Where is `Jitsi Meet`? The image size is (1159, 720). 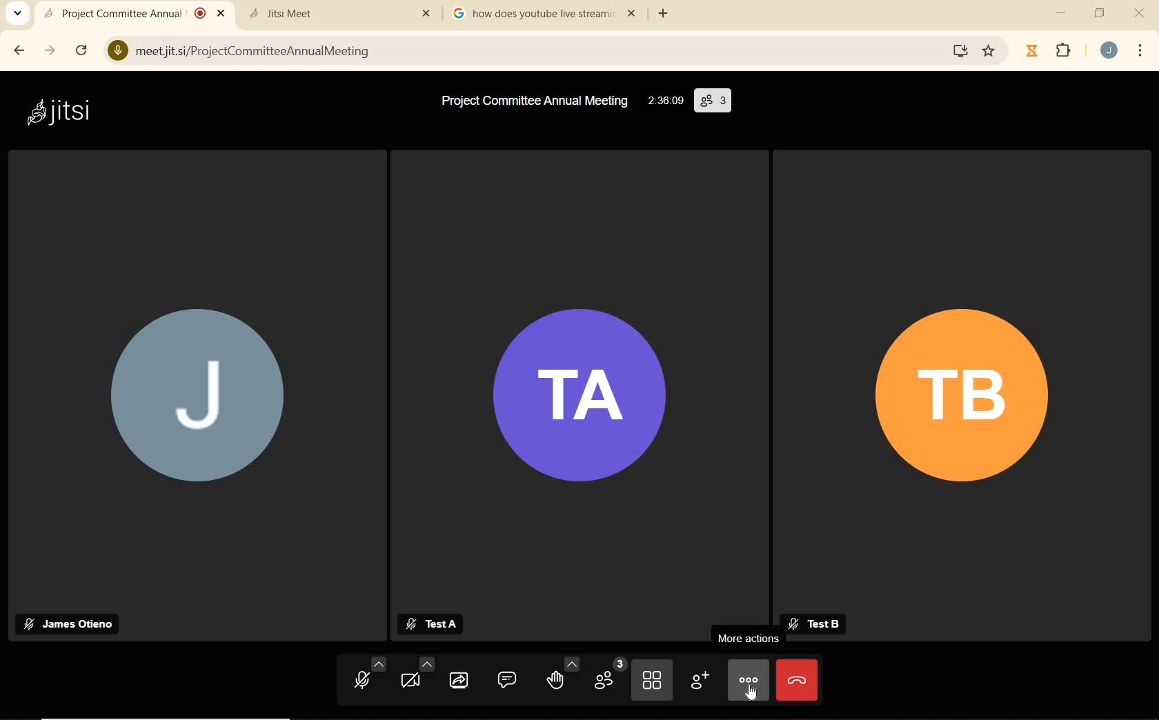
Jitsi Meet is located at coordinates (342, 12).